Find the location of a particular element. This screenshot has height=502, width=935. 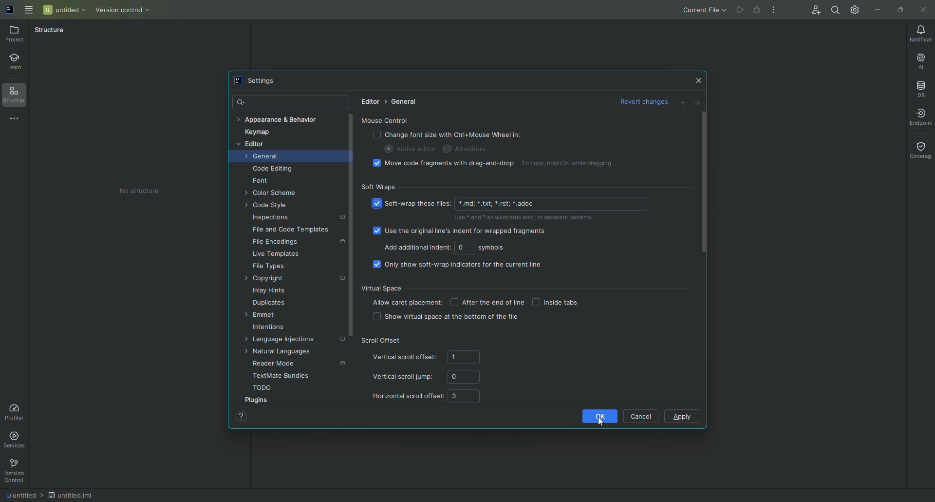

Current File is located at coordinates (701, 11).